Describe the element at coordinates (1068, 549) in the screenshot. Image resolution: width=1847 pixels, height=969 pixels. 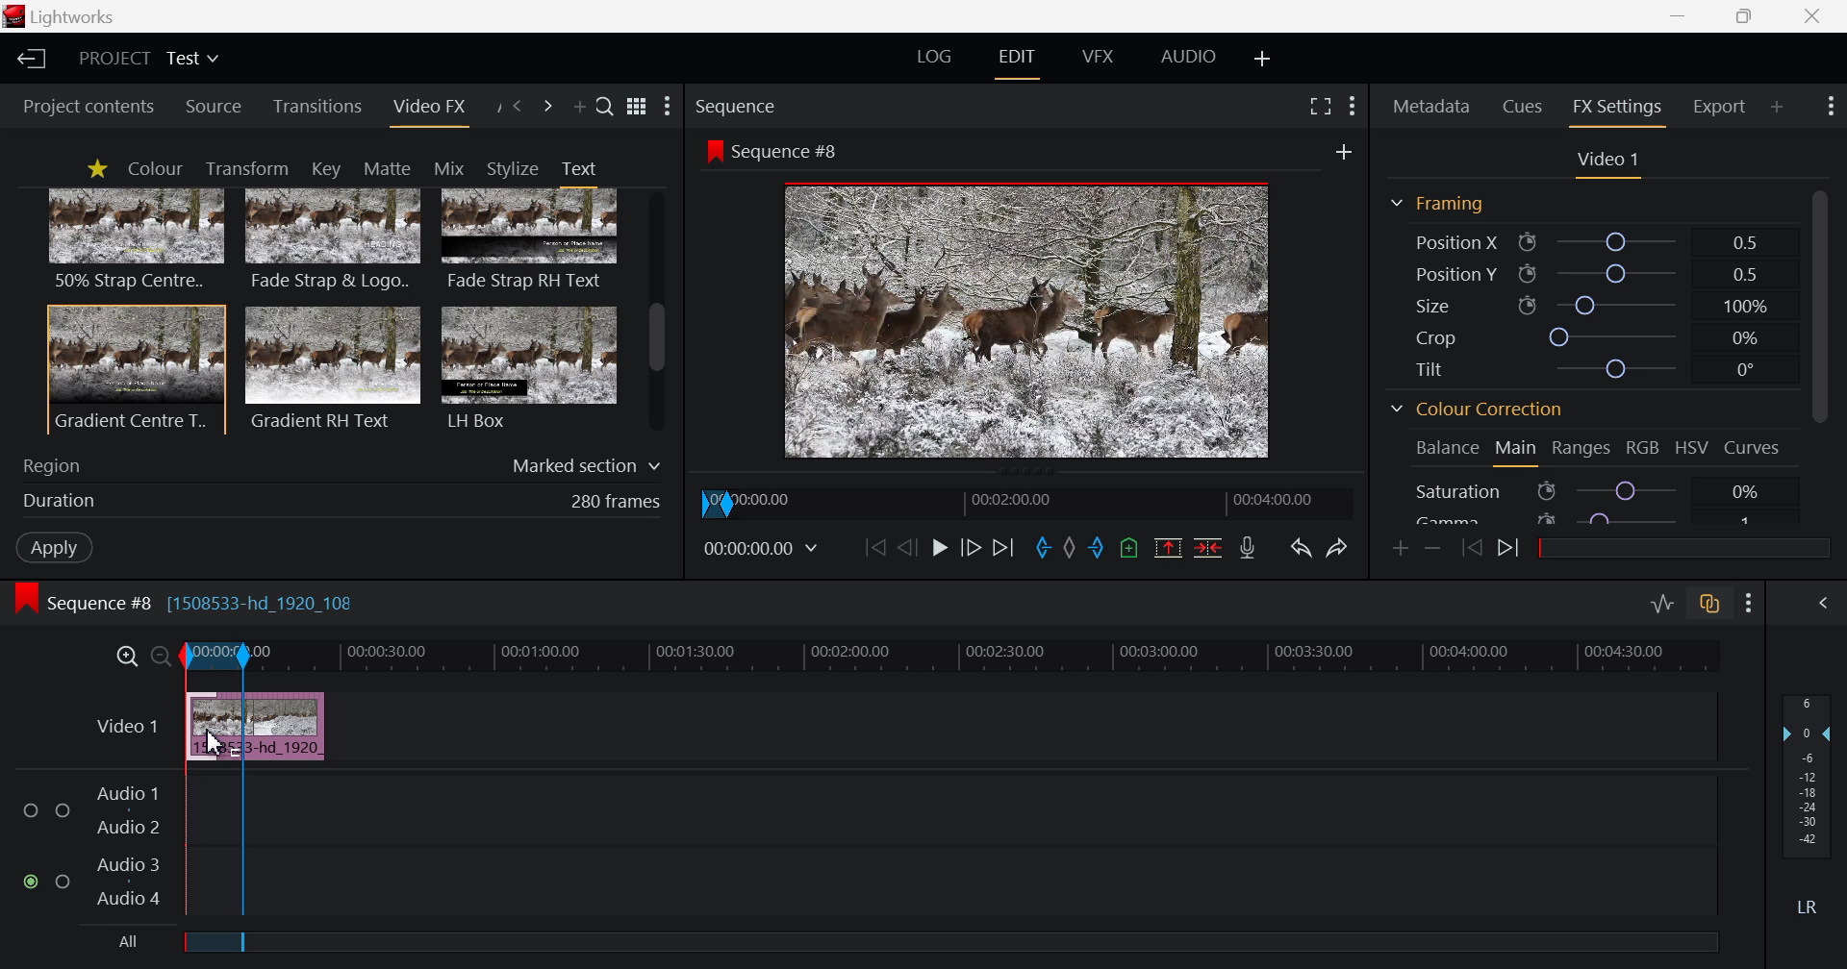
I see `Remove all marks` at that location.